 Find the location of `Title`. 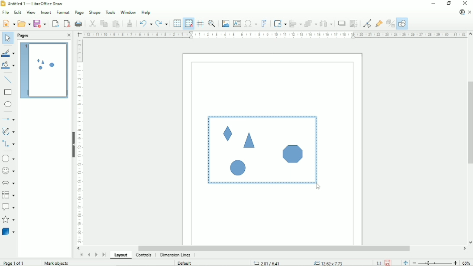

Title is located at coordinates (34, 4).